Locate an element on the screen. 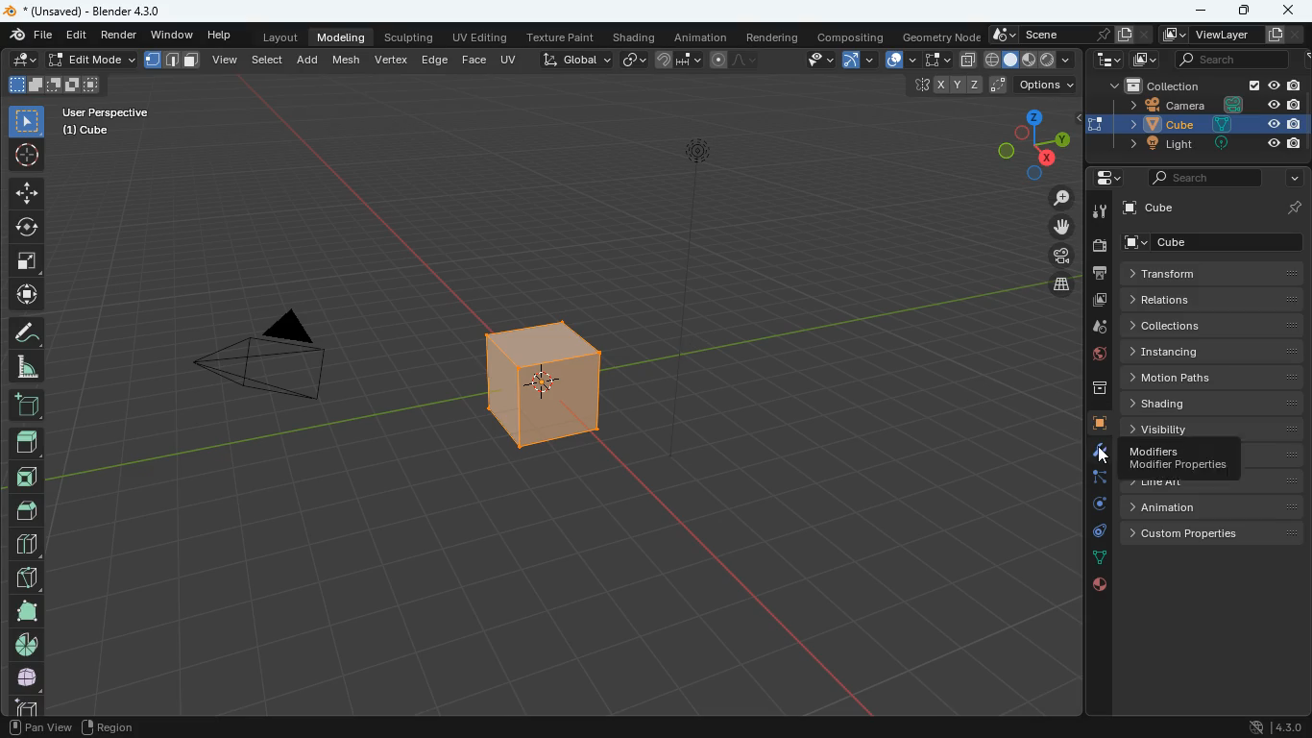 The height and width of the screenshot is (738, 1312). light is located at coordinates (1209, 145).